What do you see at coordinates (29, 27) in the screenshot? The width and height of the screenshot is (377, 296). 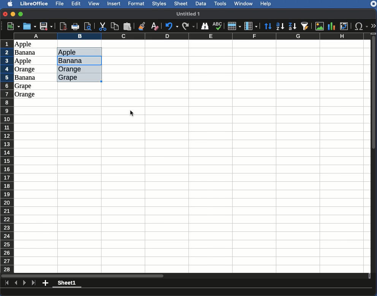 I see `Open` at bounding box center [29, 27].